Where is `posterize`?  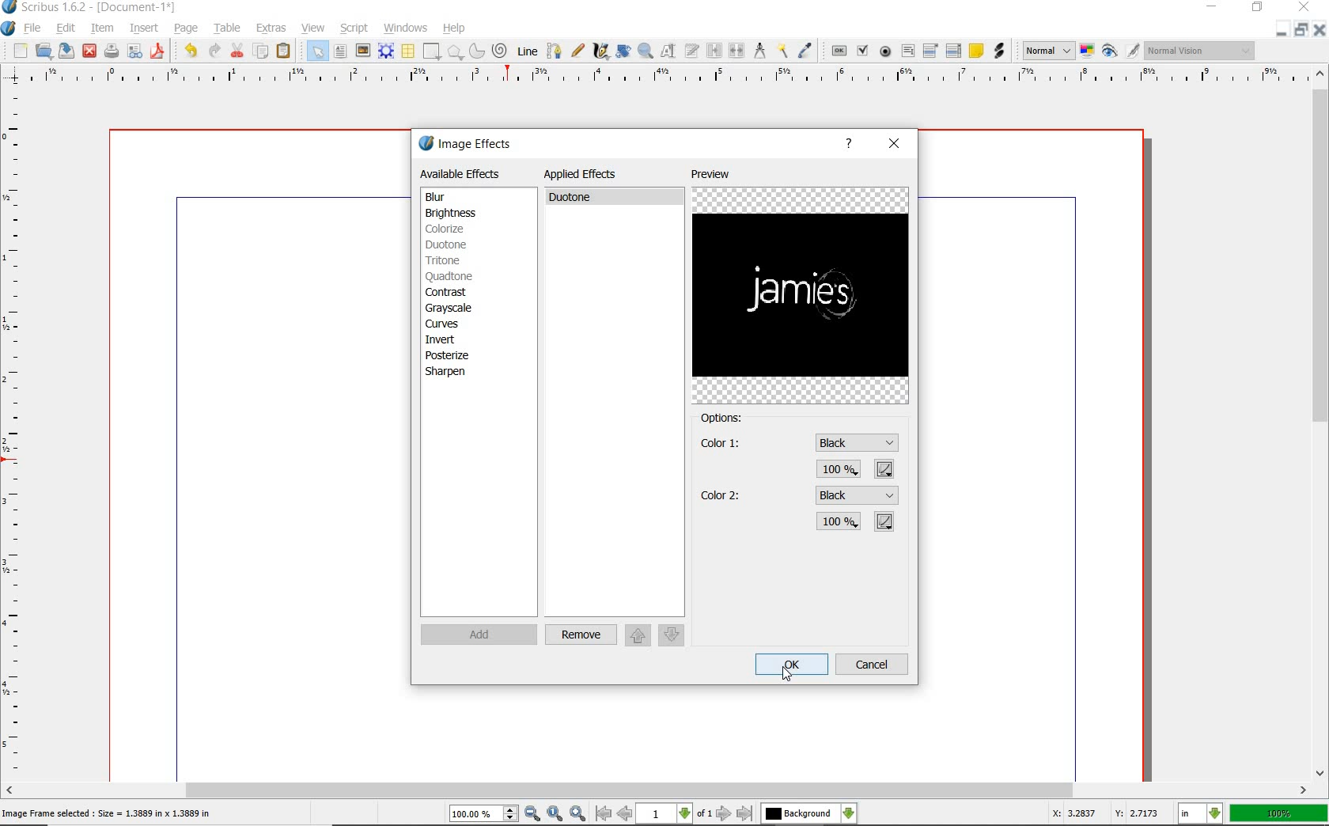
posterize is located at coordinates (449, 354).